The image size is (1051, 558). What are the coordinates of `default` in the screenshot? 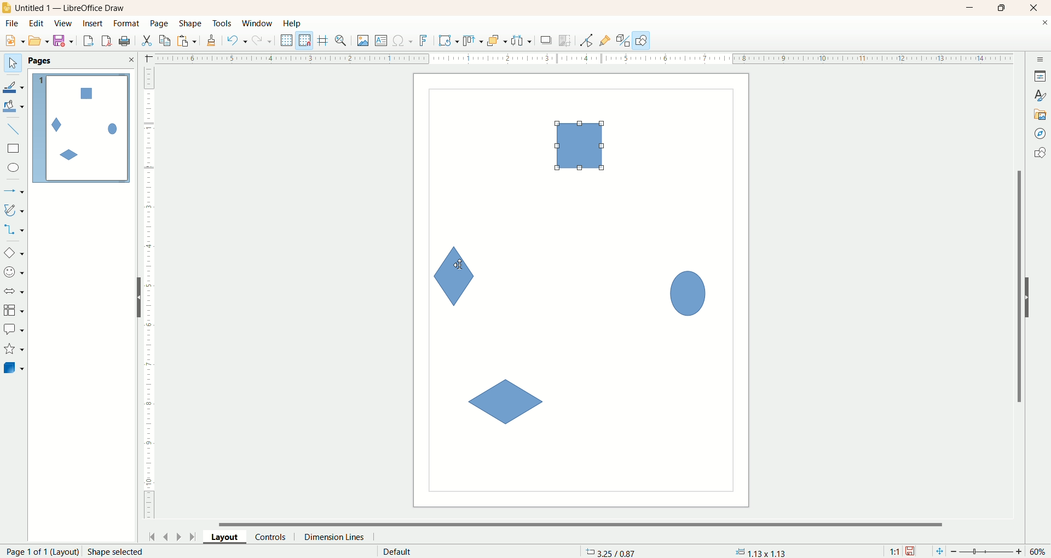 It's located at (399, 551).